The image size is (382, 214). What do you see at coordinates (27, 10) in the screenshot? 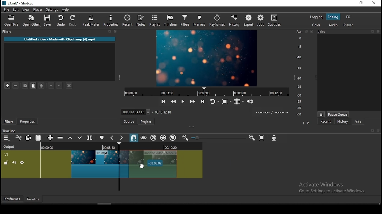
I see `view` at bounding box center [27, 10].